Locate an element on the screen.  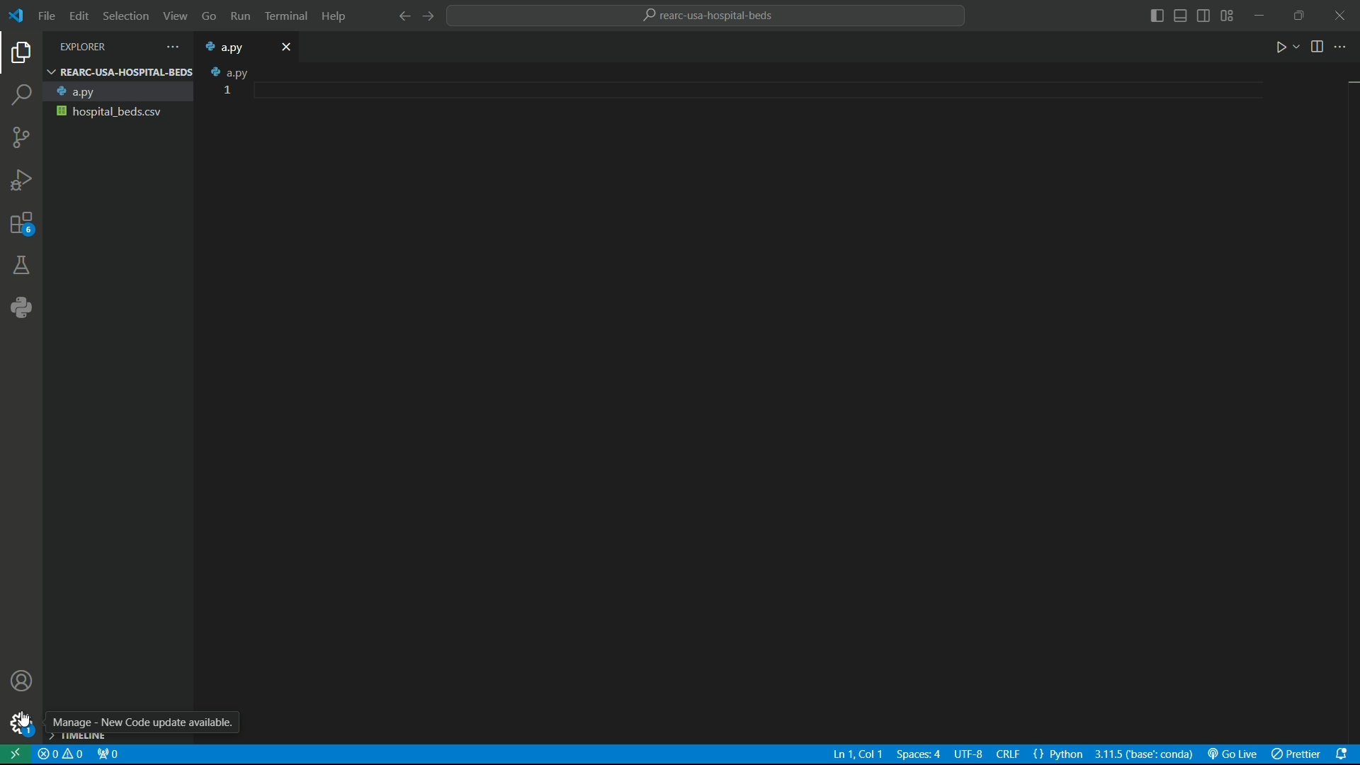
account is located at coordinates (23, 683).